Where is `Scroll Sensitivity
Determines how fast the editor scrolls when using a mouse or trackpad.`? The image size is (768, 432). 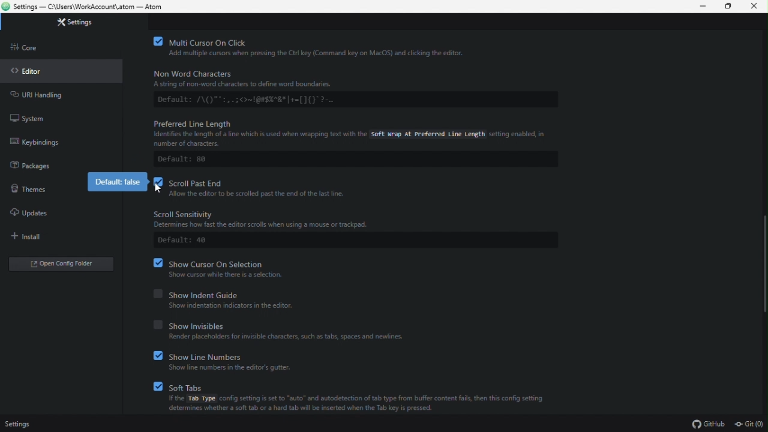
Scroll Sensitivity
Determines how fast the editor scrolls when using a mouse or trackpad. is located at coordinates (286, 219).